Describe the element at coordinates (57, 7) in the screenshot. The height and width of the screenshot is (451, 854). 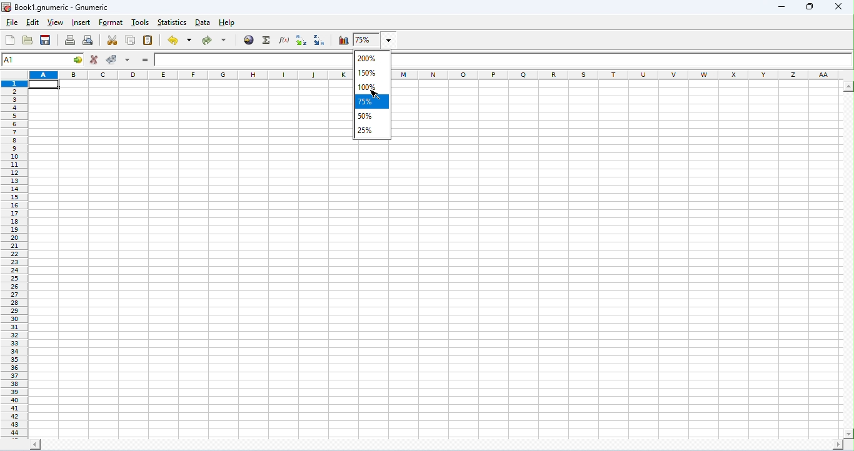
I see `Book1 gnumeric - Gnumeric` at that location.